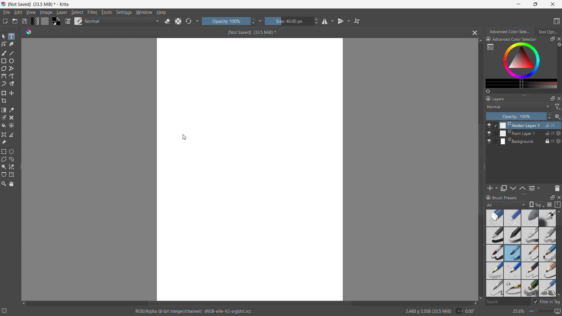  Describe the element at coordinates (24, 302) in the screenshot. I see `scroll left` at that location.